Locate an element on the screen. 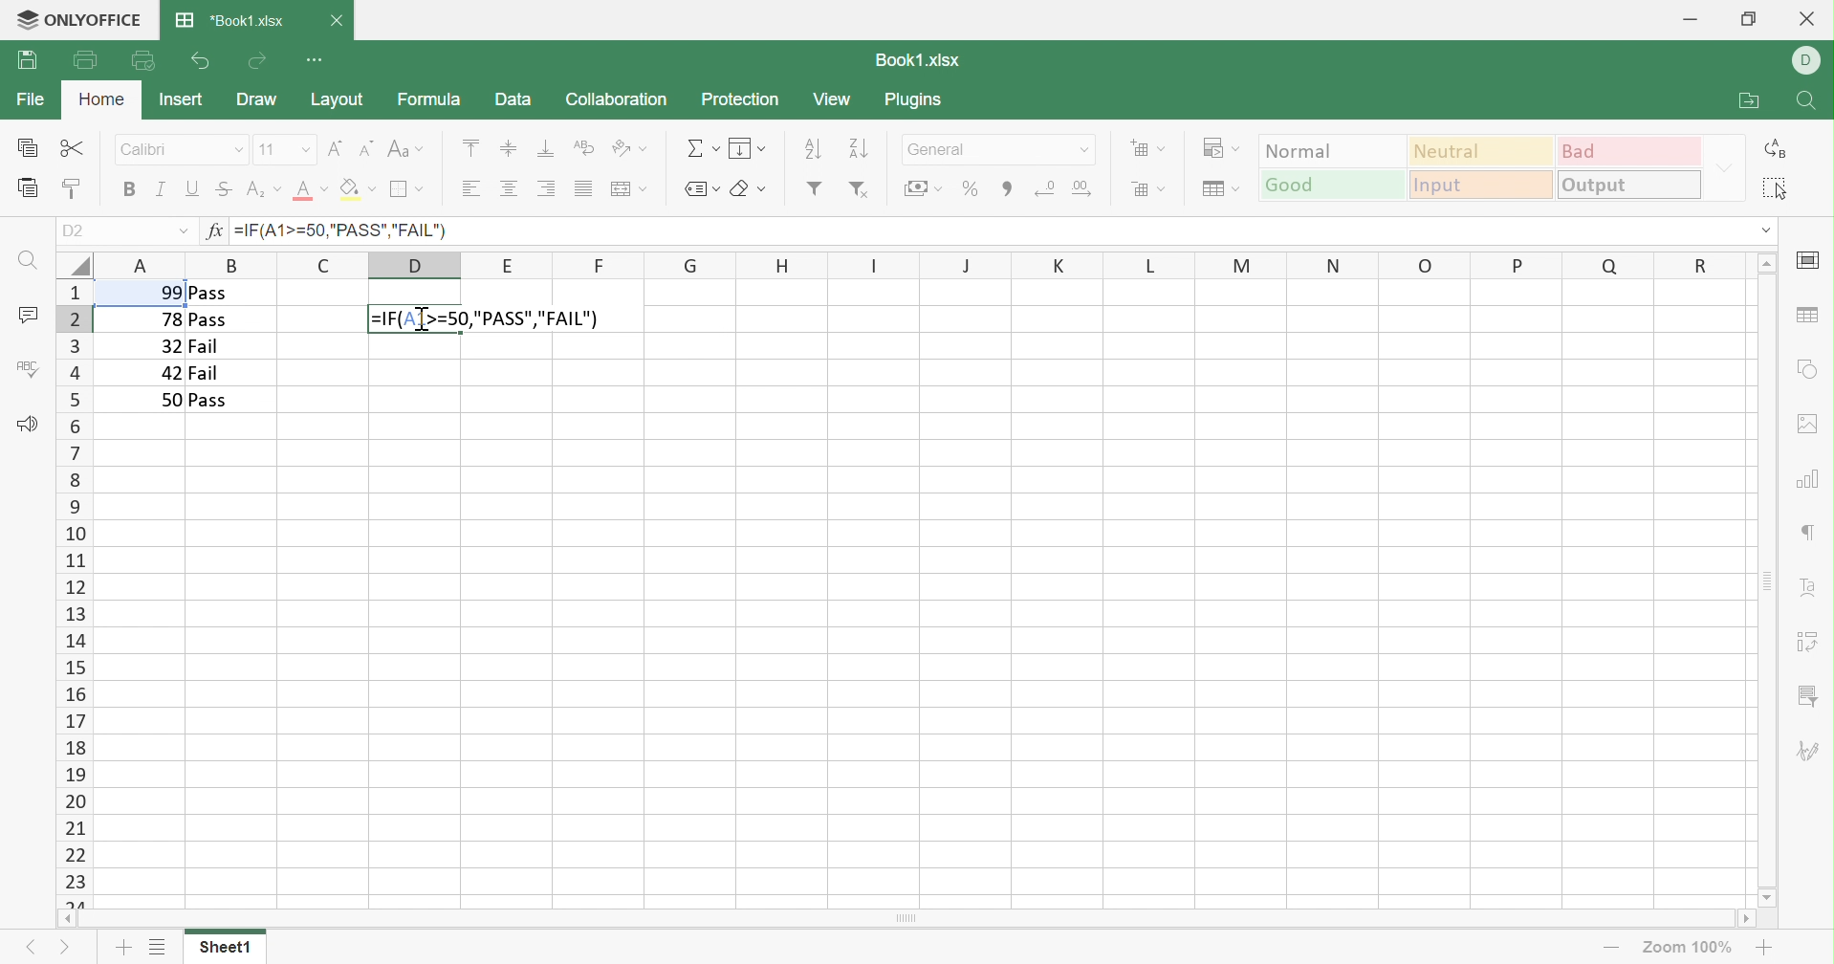 This screenshot has height=964, width=1834. Accounting style is located at coordinates (922, 190).